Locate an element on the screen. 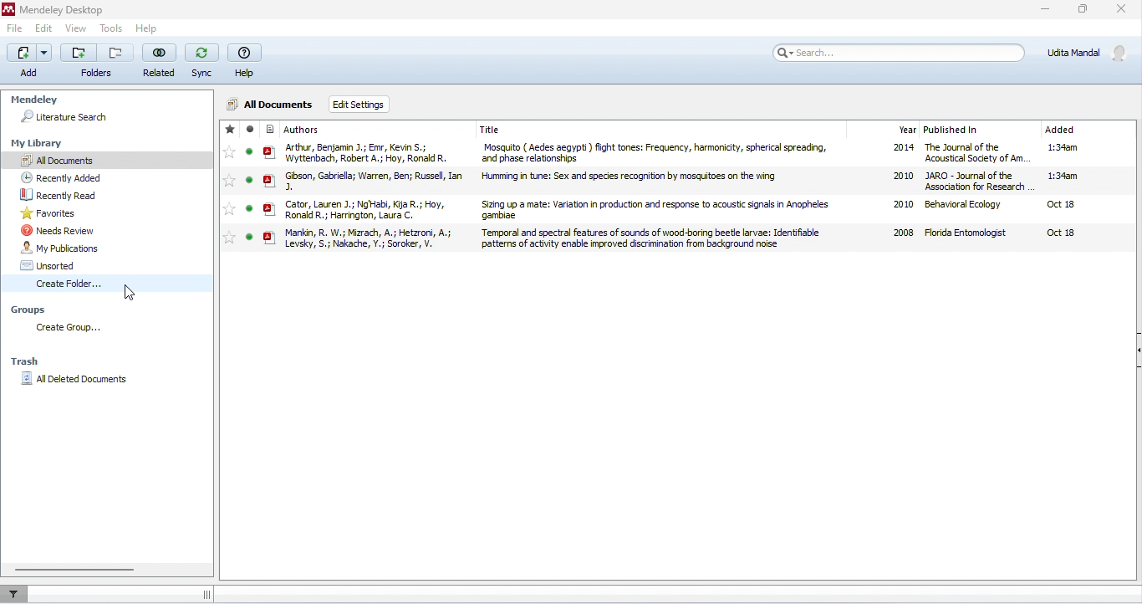 This screenshot has height=604, width=1142. mark as read is located at coordinates (251, 153).